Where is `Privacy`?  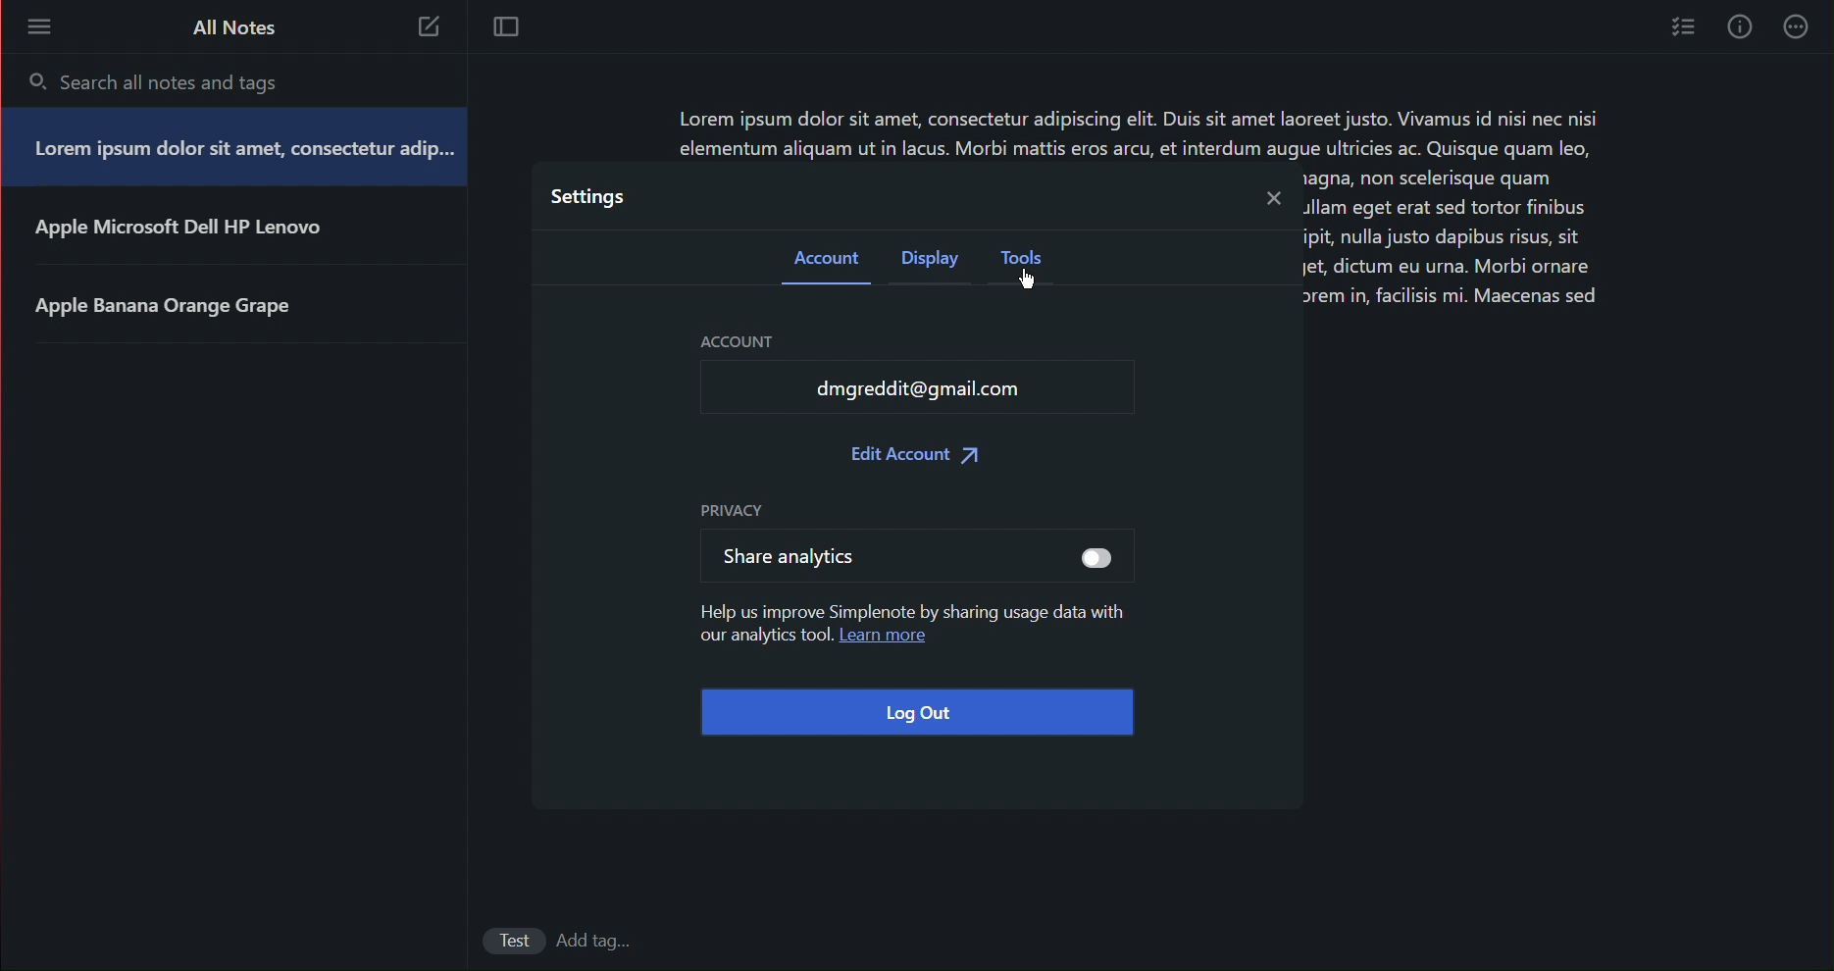 Privacy is located at coordinates (729, 509).